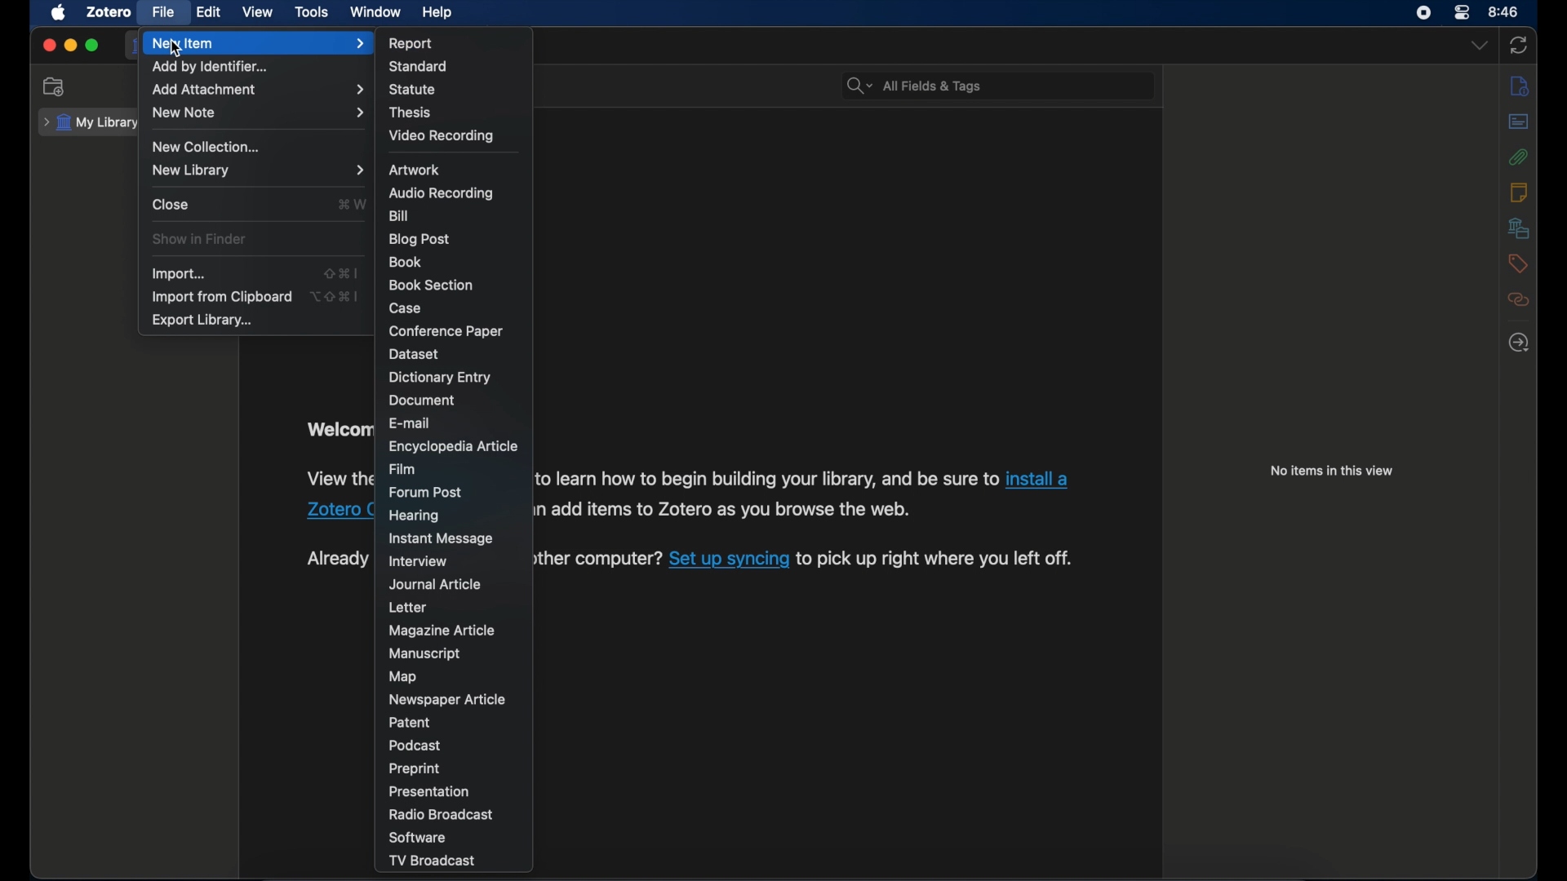 This screenshot has height=881, width=1567. I want to click on export library, so click(202, 321).